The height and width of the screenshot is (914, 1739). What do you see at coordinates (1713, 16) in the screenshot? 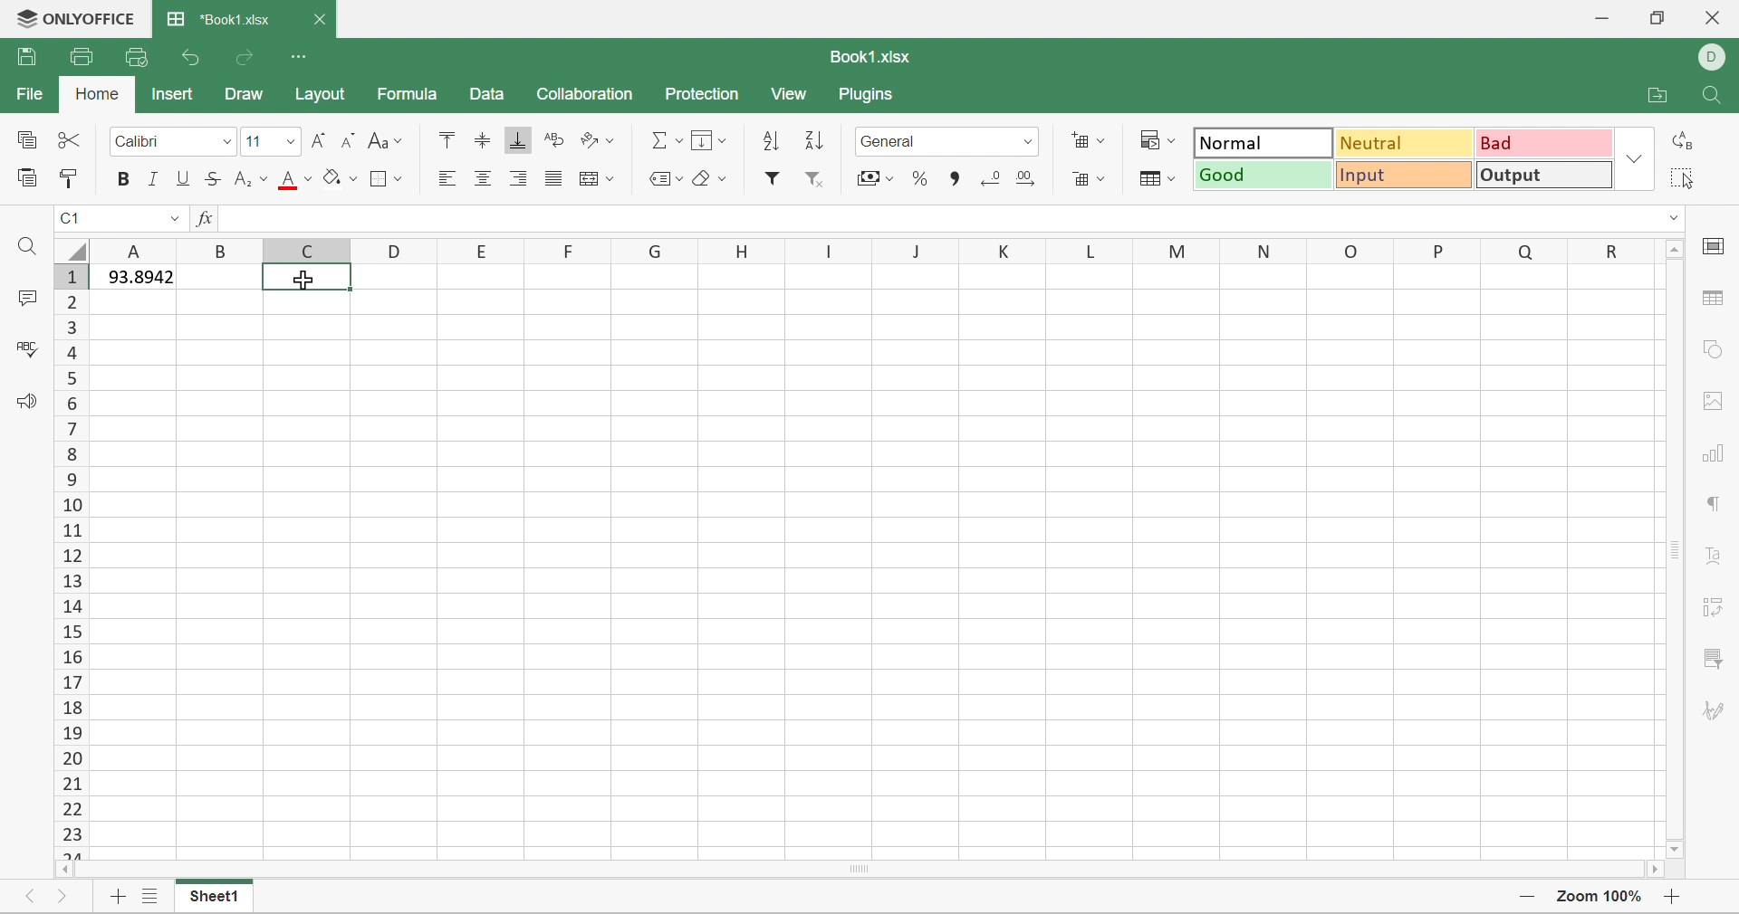
I see `Close` at bounding box center [1713, 16].